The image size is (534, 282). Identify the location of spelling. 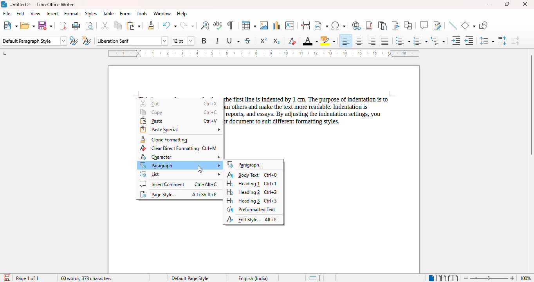
(218, 25).